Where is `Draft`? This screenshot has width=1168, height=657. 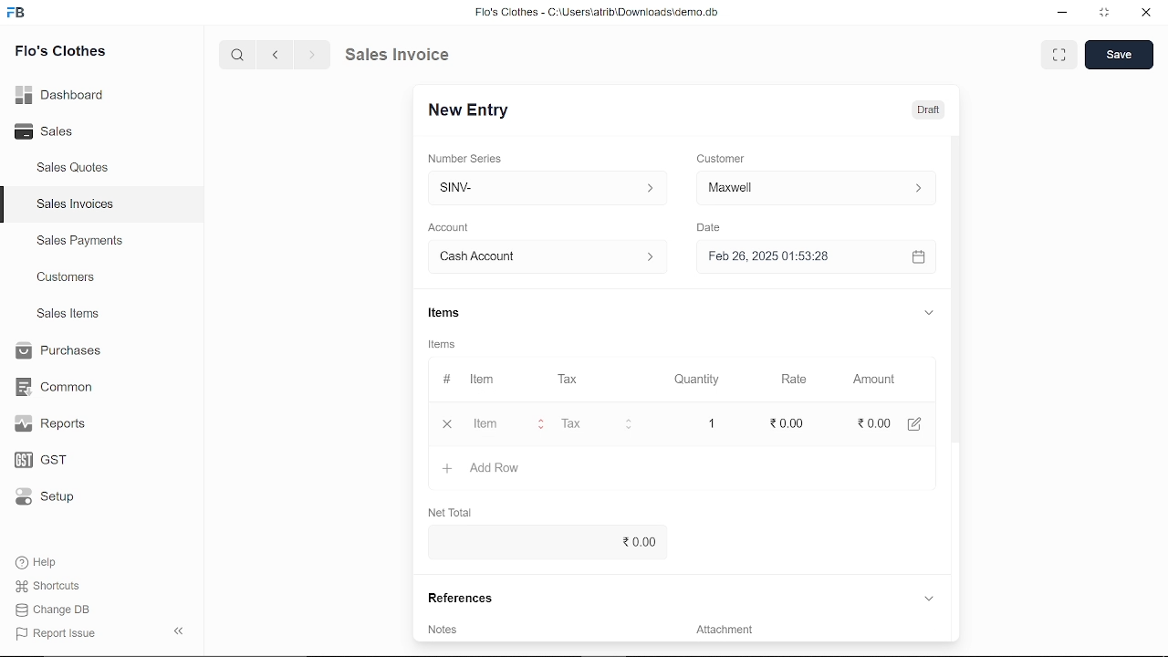 Draft is located at coordinates (918, 109).